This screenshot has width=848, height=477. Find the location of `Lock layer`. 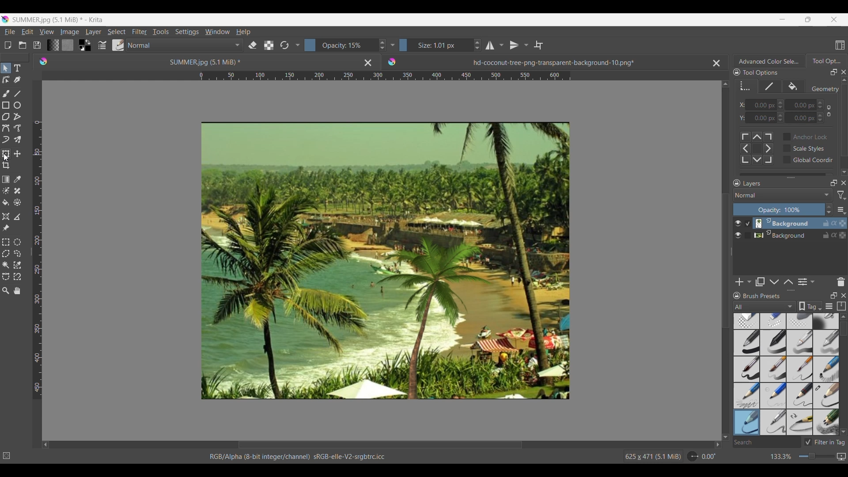

Lock layer is located at coordinates (826, 235).